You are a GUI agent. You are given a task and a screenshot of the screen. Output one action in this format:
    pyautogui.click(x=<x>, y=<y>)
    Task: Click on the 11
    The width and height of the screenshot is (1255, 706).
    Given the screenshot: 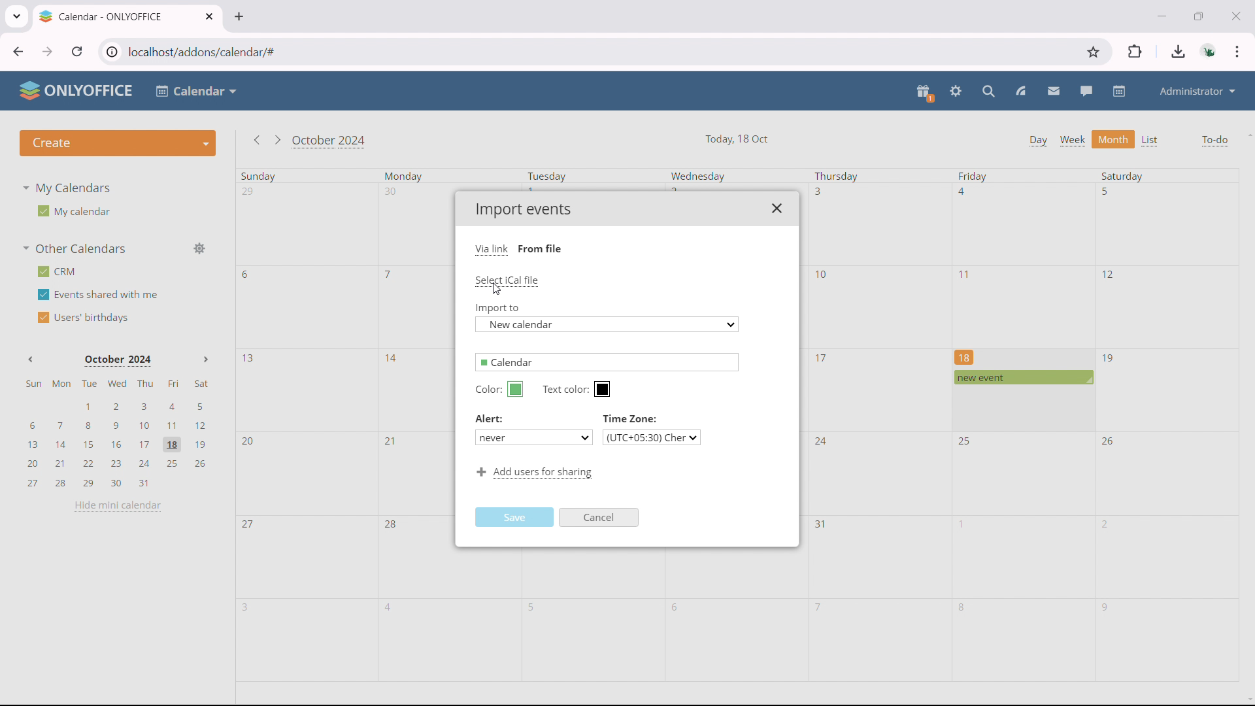 What is the action you would take?
    pyautogui.click(x=967, y=275)
    